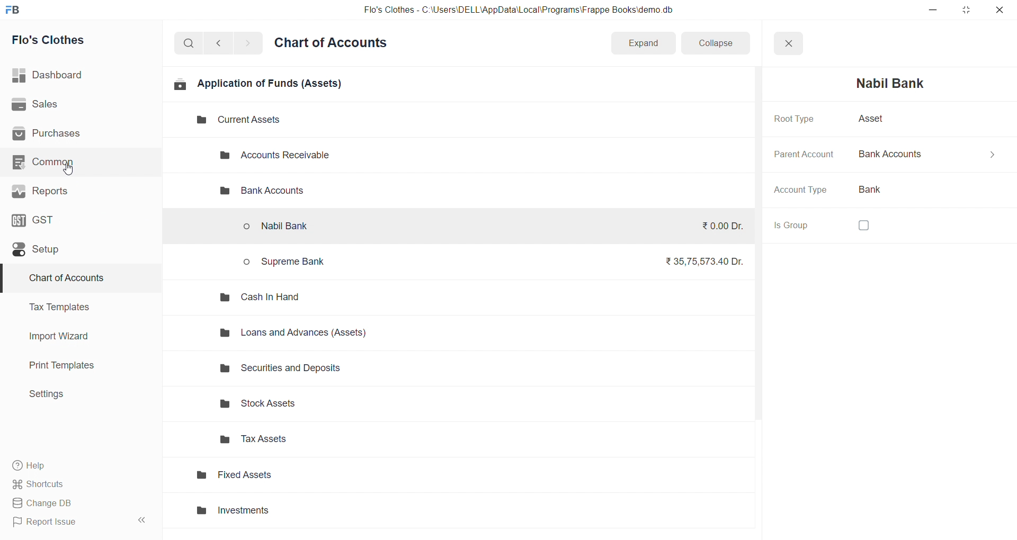 The image size is (1017, 540). Describe the element at coordinates (75, 307) in the screenshot. I see `Tax Templates` at that location.